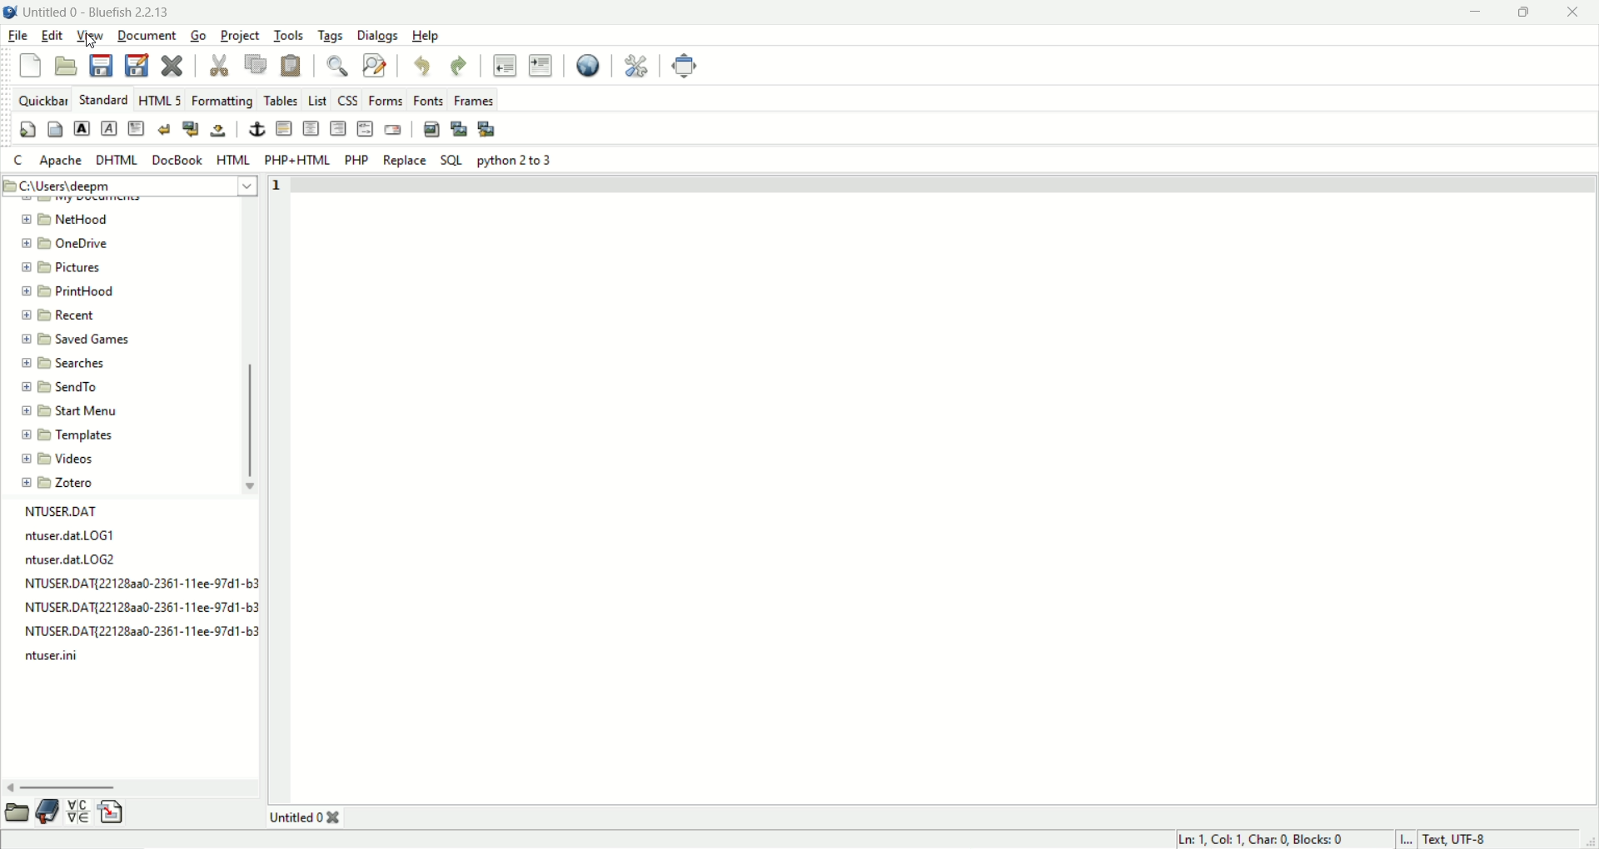 Image resolution: width=1599 pixels, height=849 pixels. I want to click on file, so click(19, 36).